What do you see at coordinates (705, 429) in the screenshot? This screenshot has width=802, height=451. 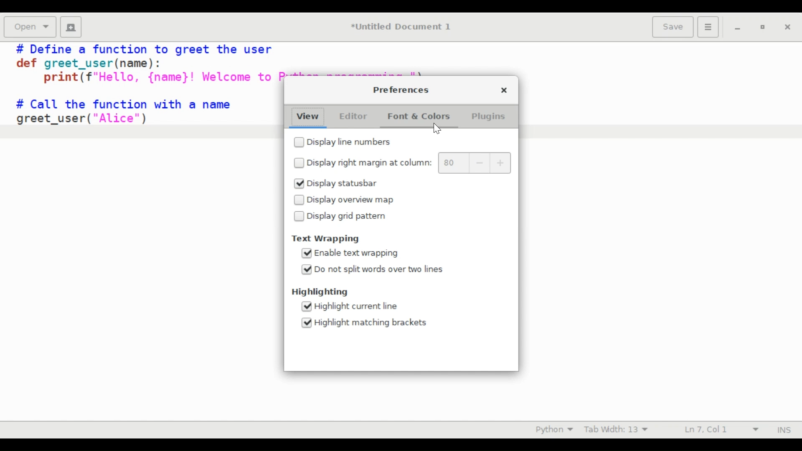 I see `Cursor Position` at bounding box center [705, 429].